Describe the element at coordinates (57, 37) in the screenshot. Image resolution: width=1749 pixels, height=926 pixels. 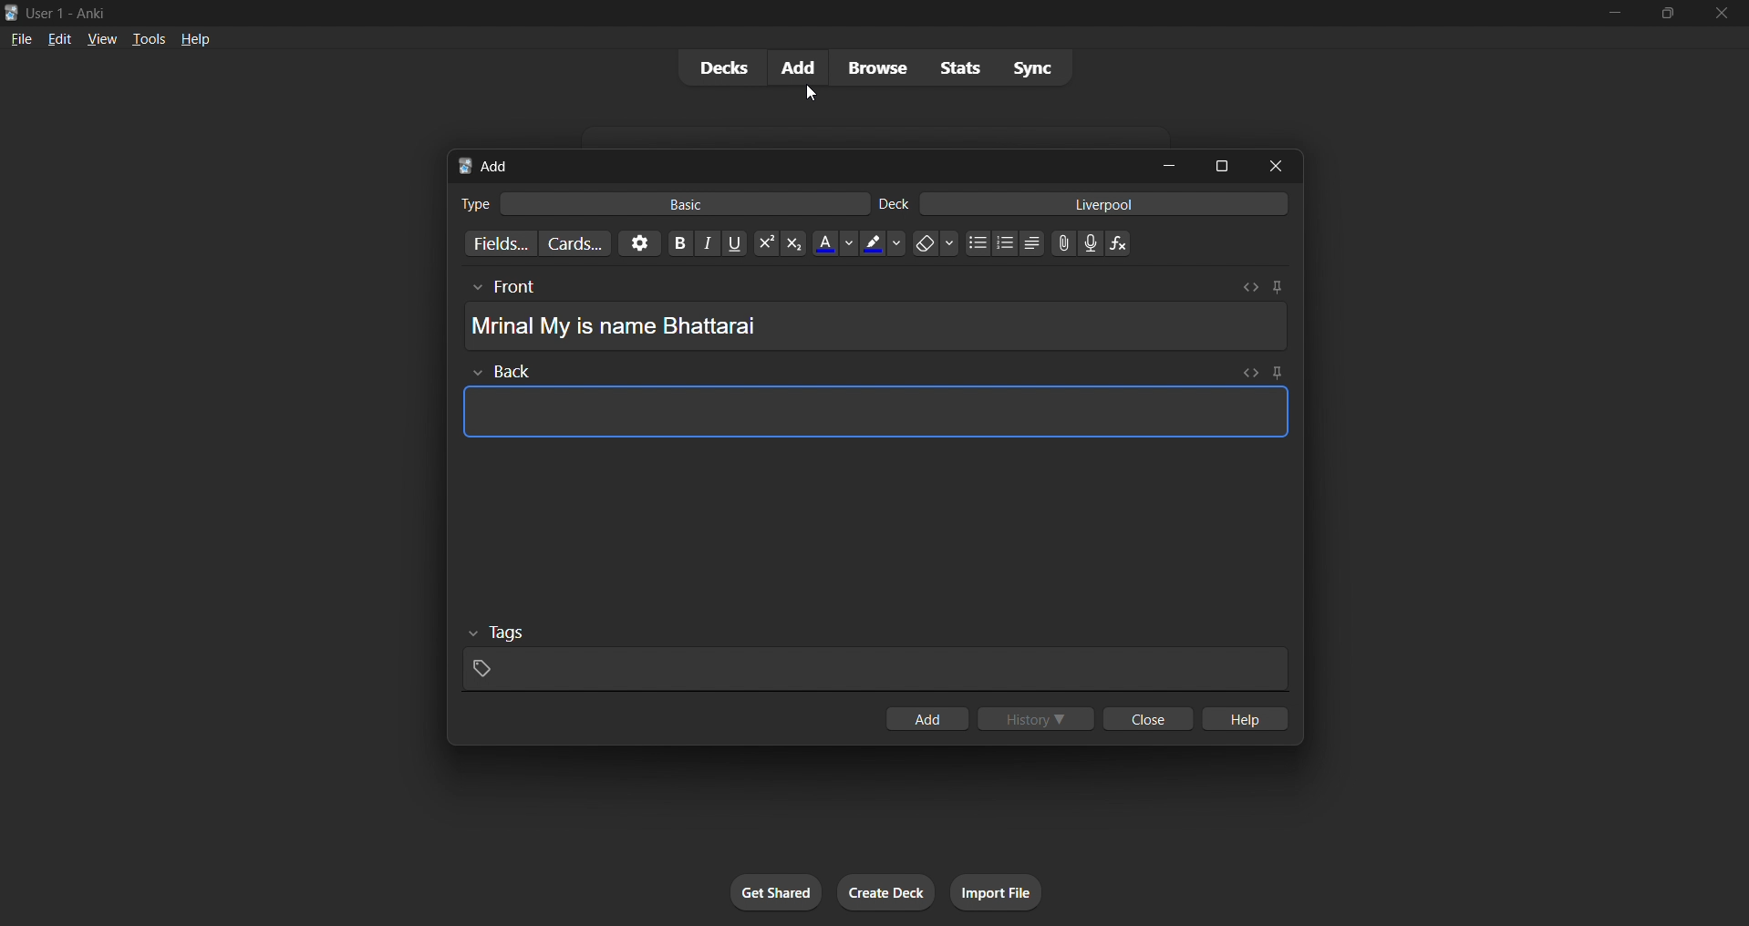
I see `edit` at that location.